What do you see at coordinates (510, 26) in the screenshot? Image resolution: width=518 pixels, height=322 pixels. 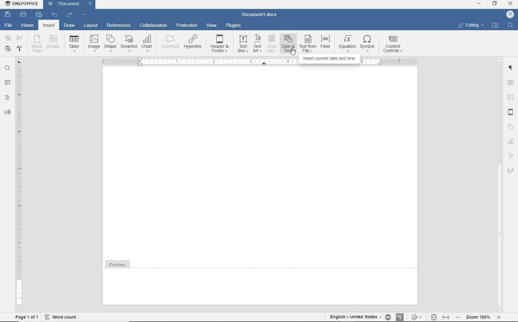 I see `find` at bounding box center [510, 26].